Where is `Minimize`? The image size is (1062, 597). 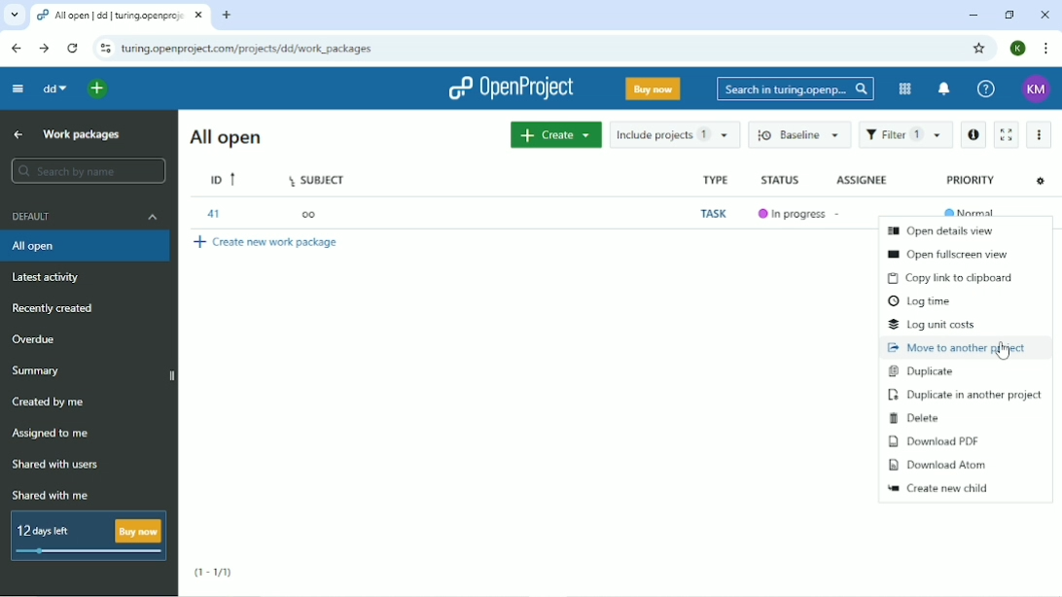 Minimize is located at coordinates (972, 16).